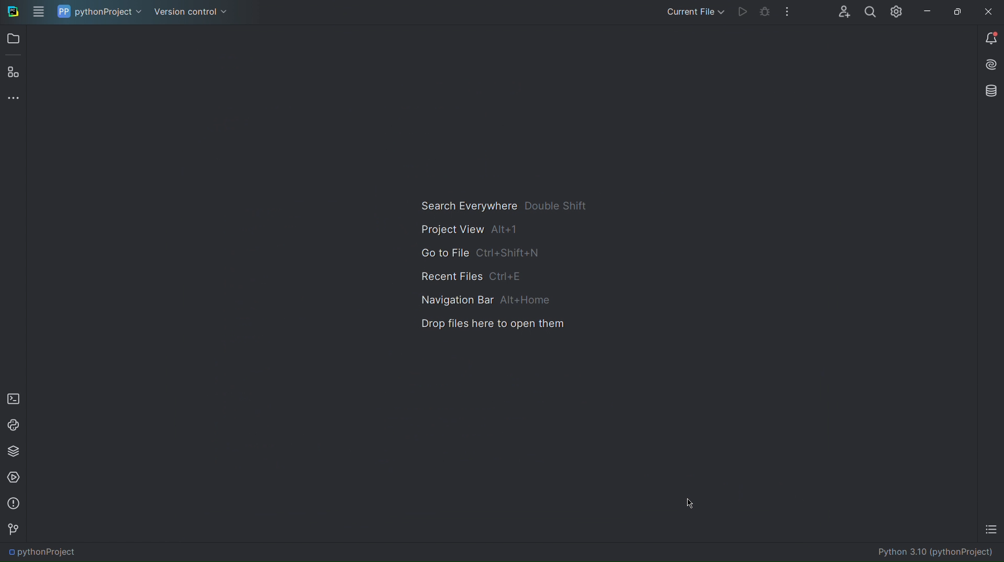  I want to click on Python Packages, so click(15, 451).